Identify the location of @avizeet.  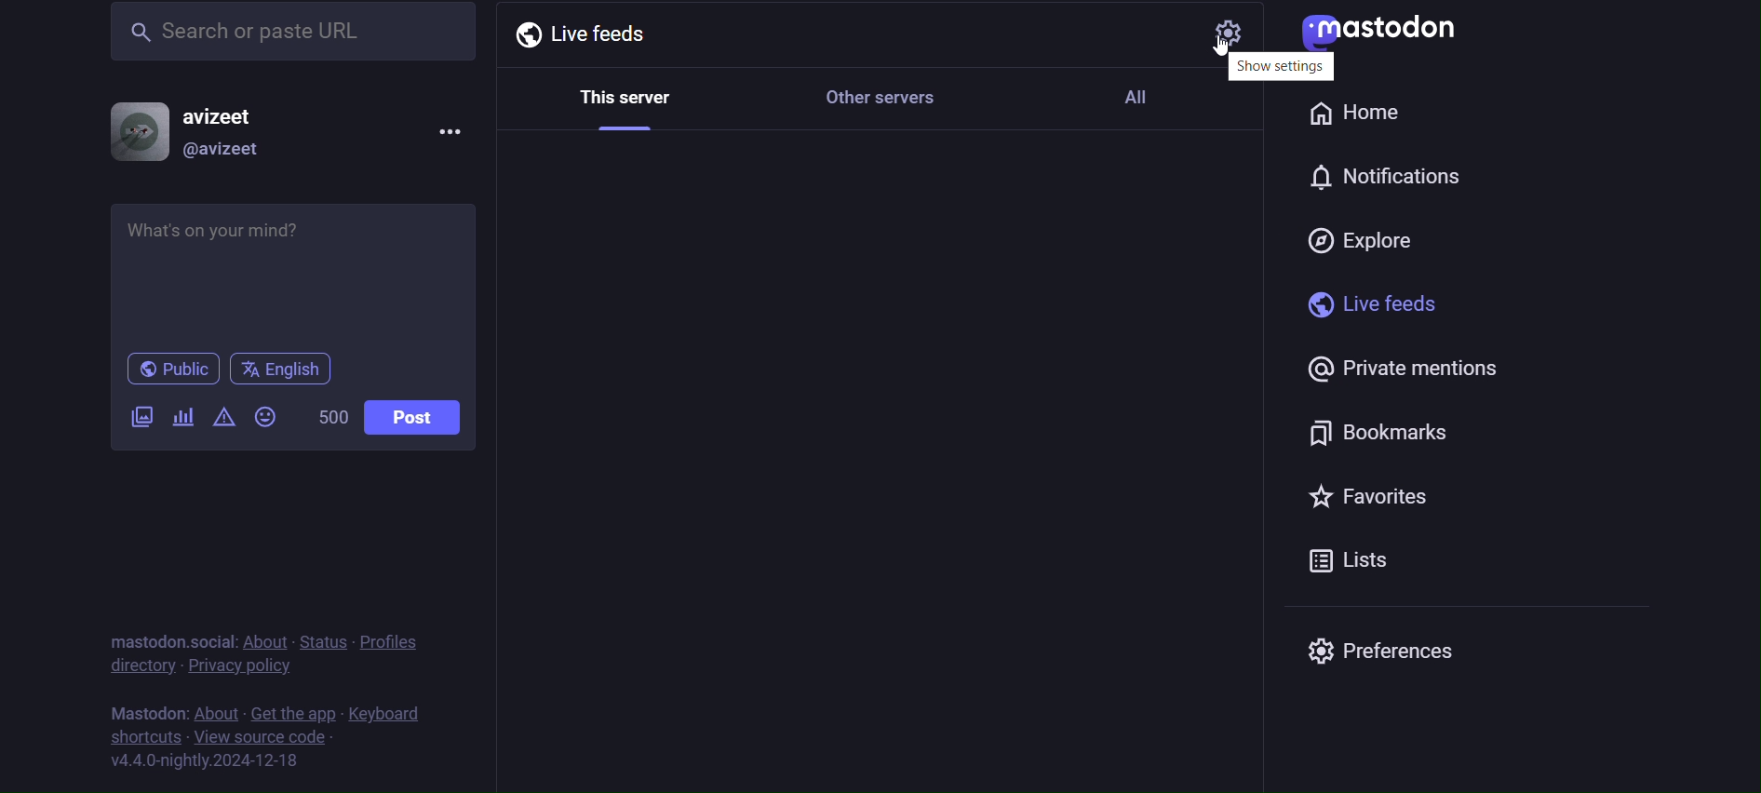
(222, 150).